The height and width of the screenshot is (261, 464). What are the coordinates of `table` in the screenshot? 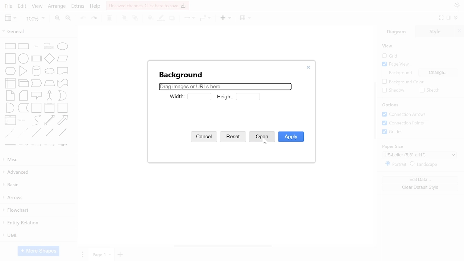 It's located at (245, 18).